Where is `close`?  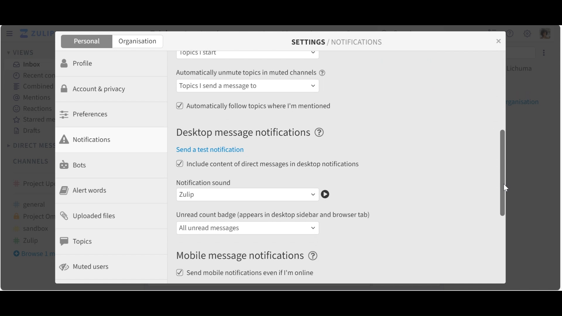
close is located at coordinates (501, 42).